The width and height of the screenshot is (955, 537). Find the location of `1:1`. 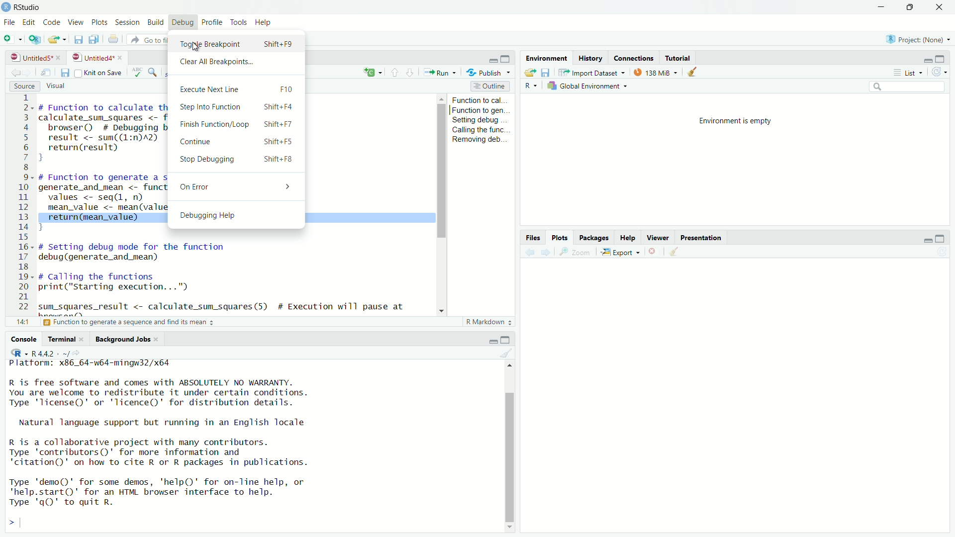

1:1 is located at coordinates (17, 322).